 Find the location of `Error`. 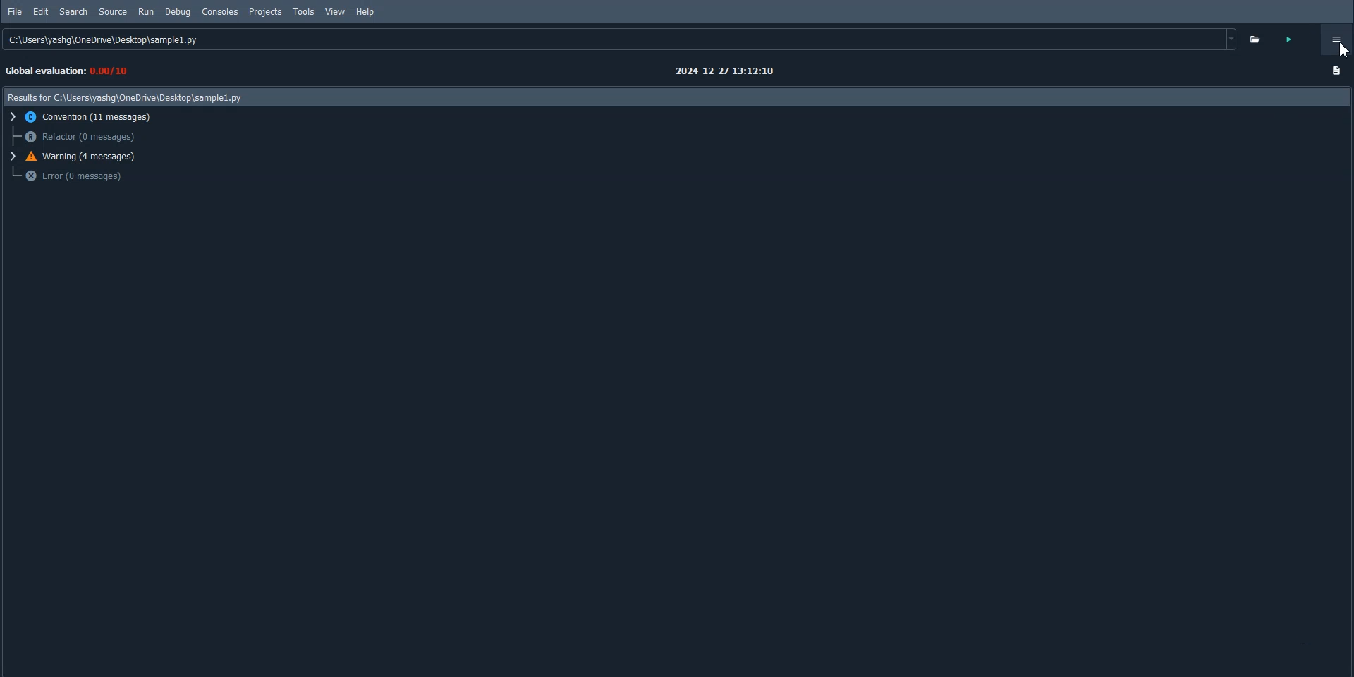

Error is located at coordinates (75, 176).